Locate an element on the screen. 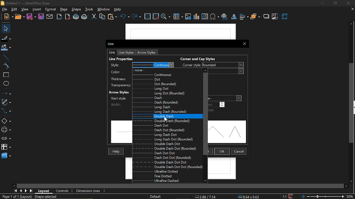 The image size is (355, 199). crop is located at coordinates (275, 16).